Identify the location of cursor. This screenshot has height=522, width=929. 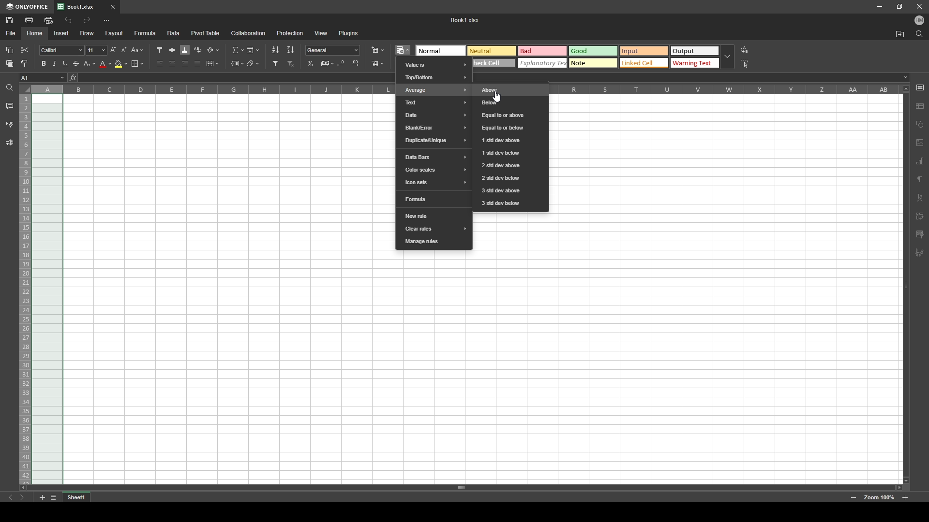
(404, 53).